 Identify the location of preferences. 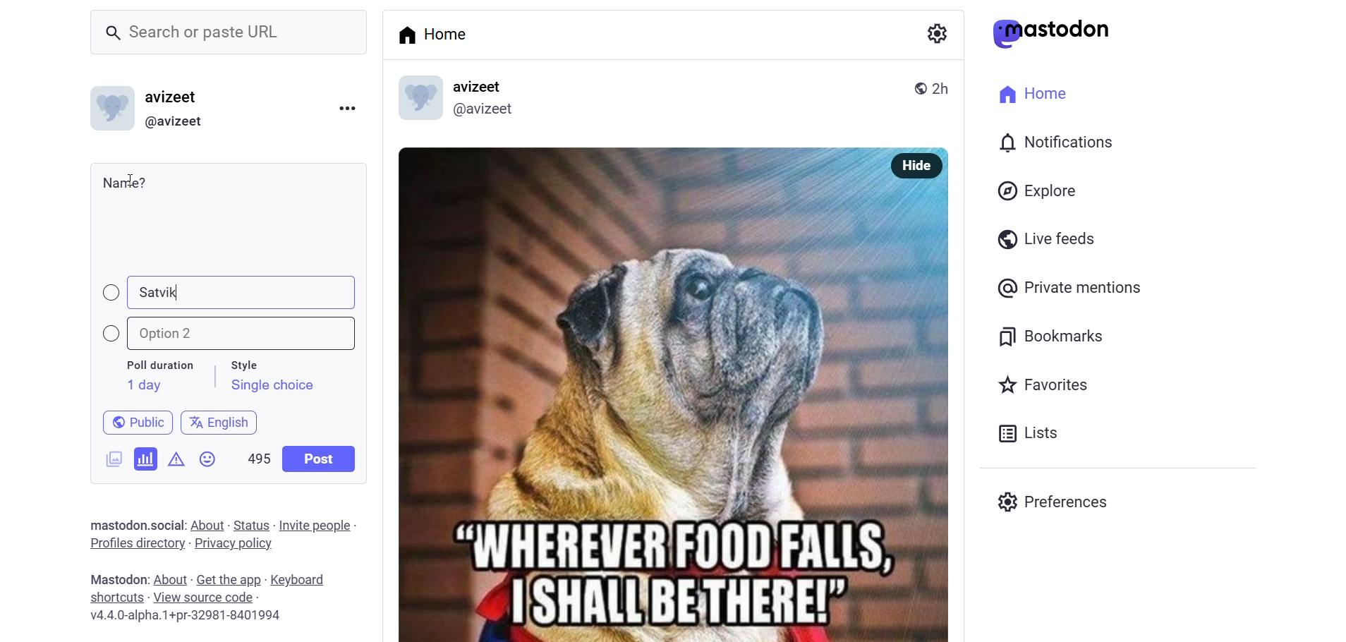
(1057, 499).